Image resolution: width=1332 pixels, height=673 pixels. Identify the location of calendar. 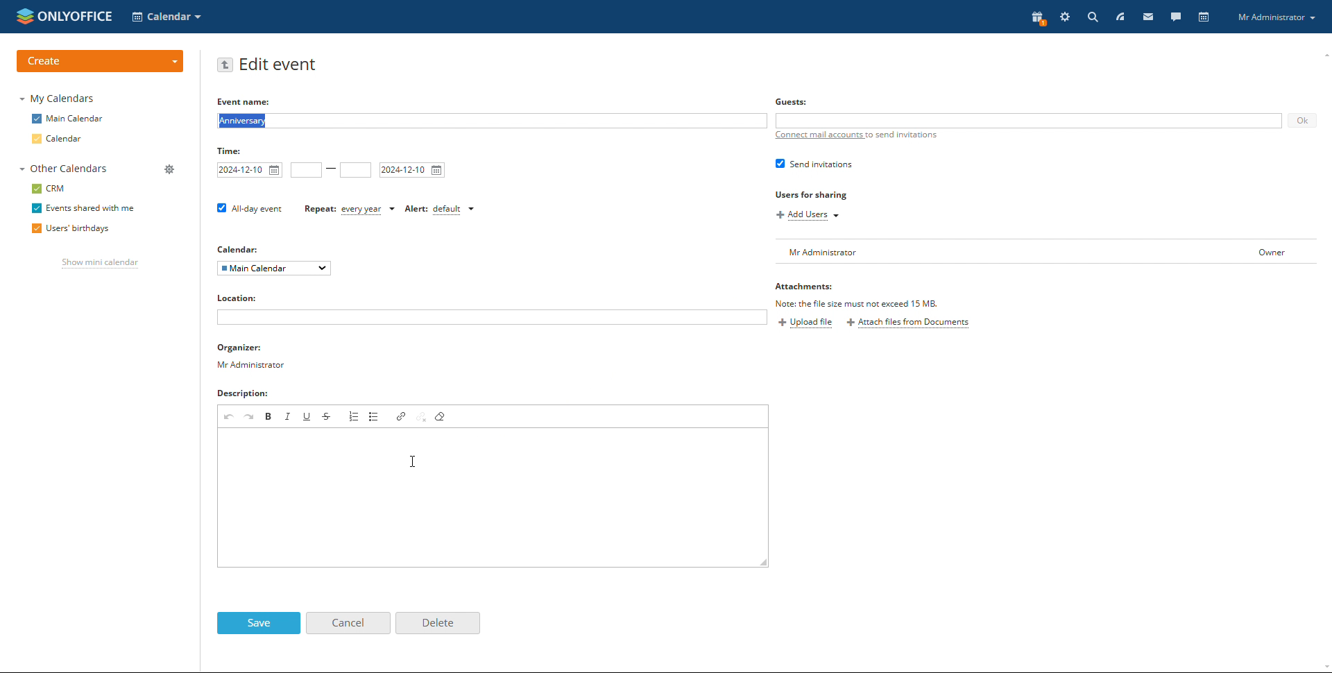
(1204, 17).